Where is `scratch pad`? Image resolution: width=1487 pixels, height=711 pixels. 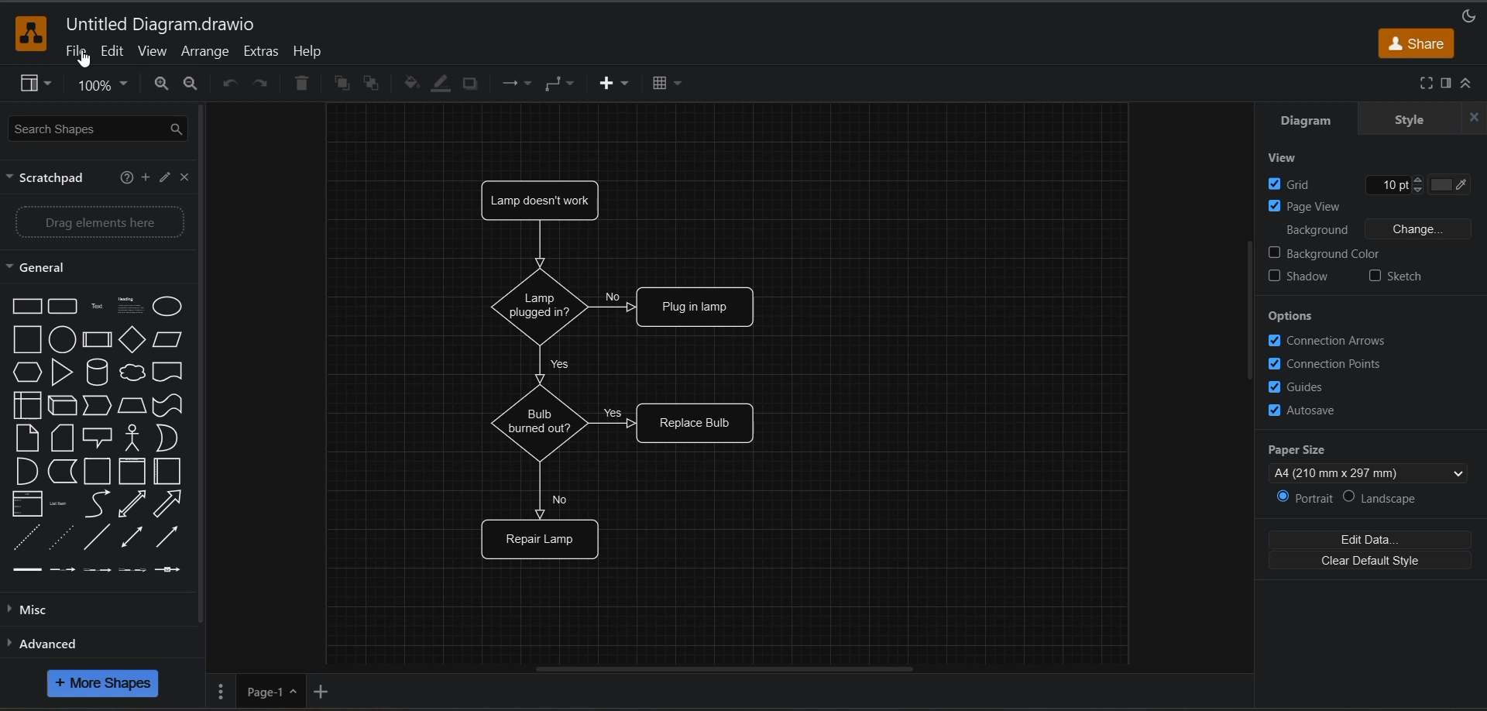 scratch pad is located at coordinates (43, 176).